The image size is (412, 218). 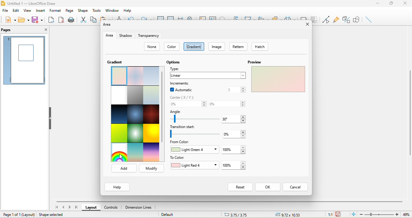 What do you see at coordinates (119, 95) in the screenshot?
I see `blank with grey` at bounding box center [119, 95].